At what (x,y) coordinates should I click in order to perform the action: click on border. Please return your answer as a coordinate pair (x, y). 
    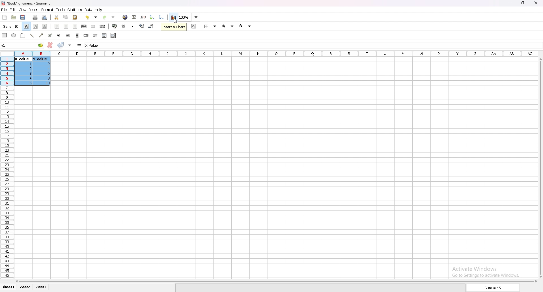
    Looking at the image, I should click on (211, 26).